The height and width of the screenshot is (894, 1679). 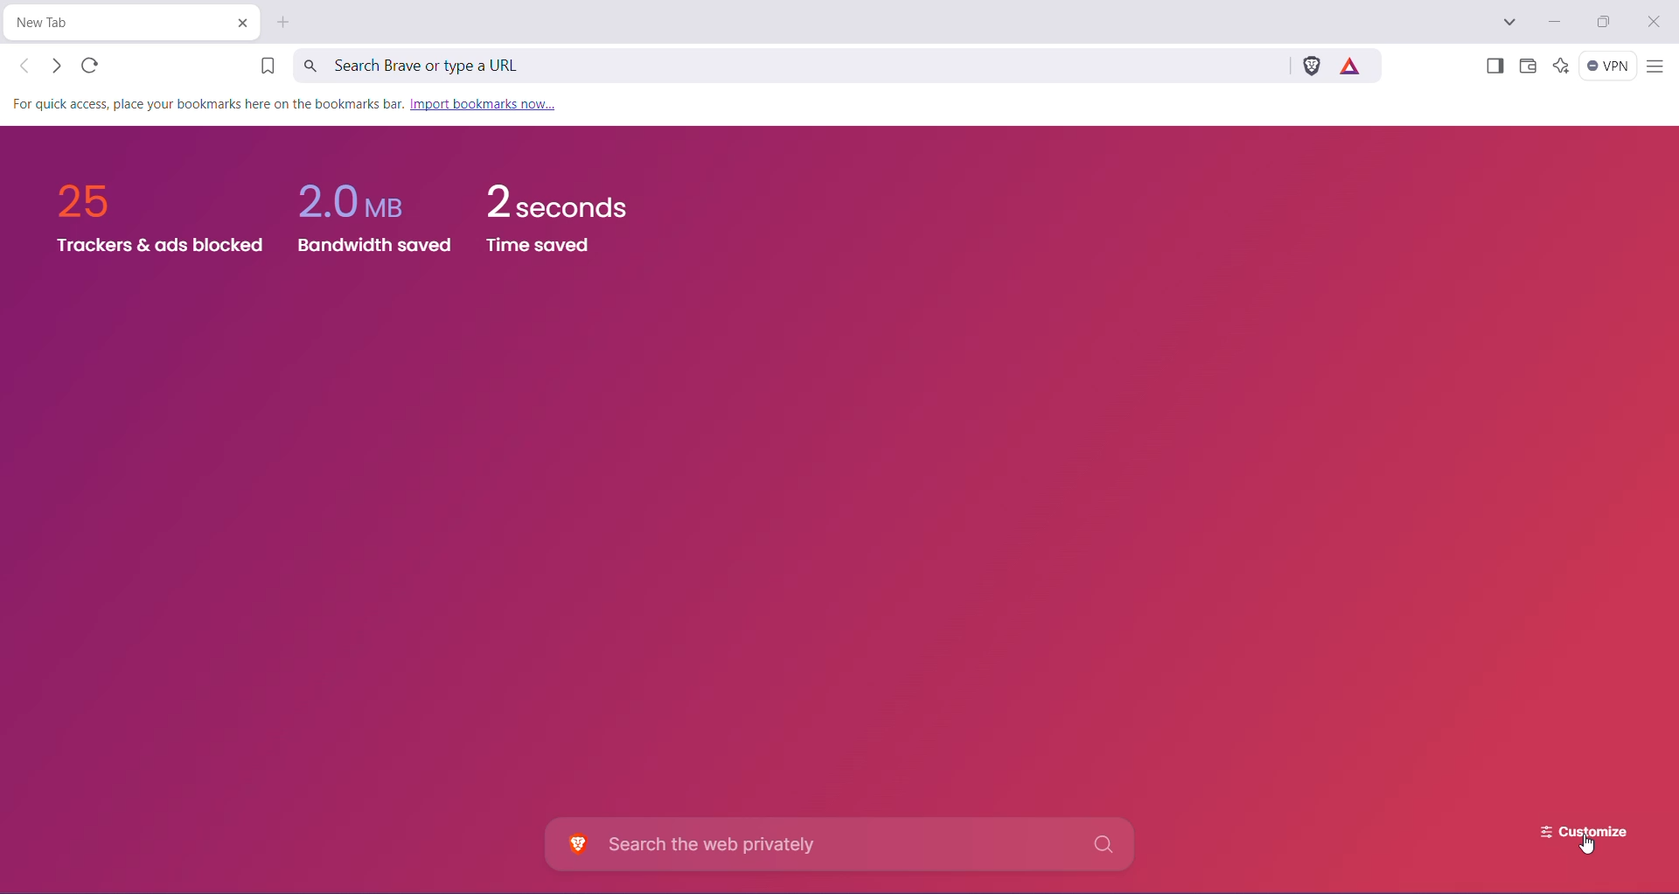 What do you see at coordinates (1553, 22) in the screenshot?
I see `Minimize` at bounding box center [1553, 22].